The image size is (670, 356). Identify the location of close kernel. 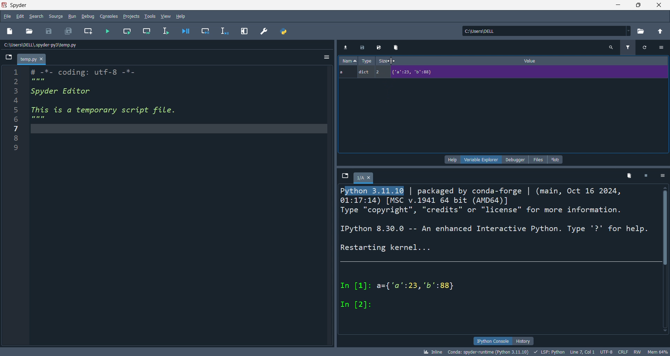
(647, 176).